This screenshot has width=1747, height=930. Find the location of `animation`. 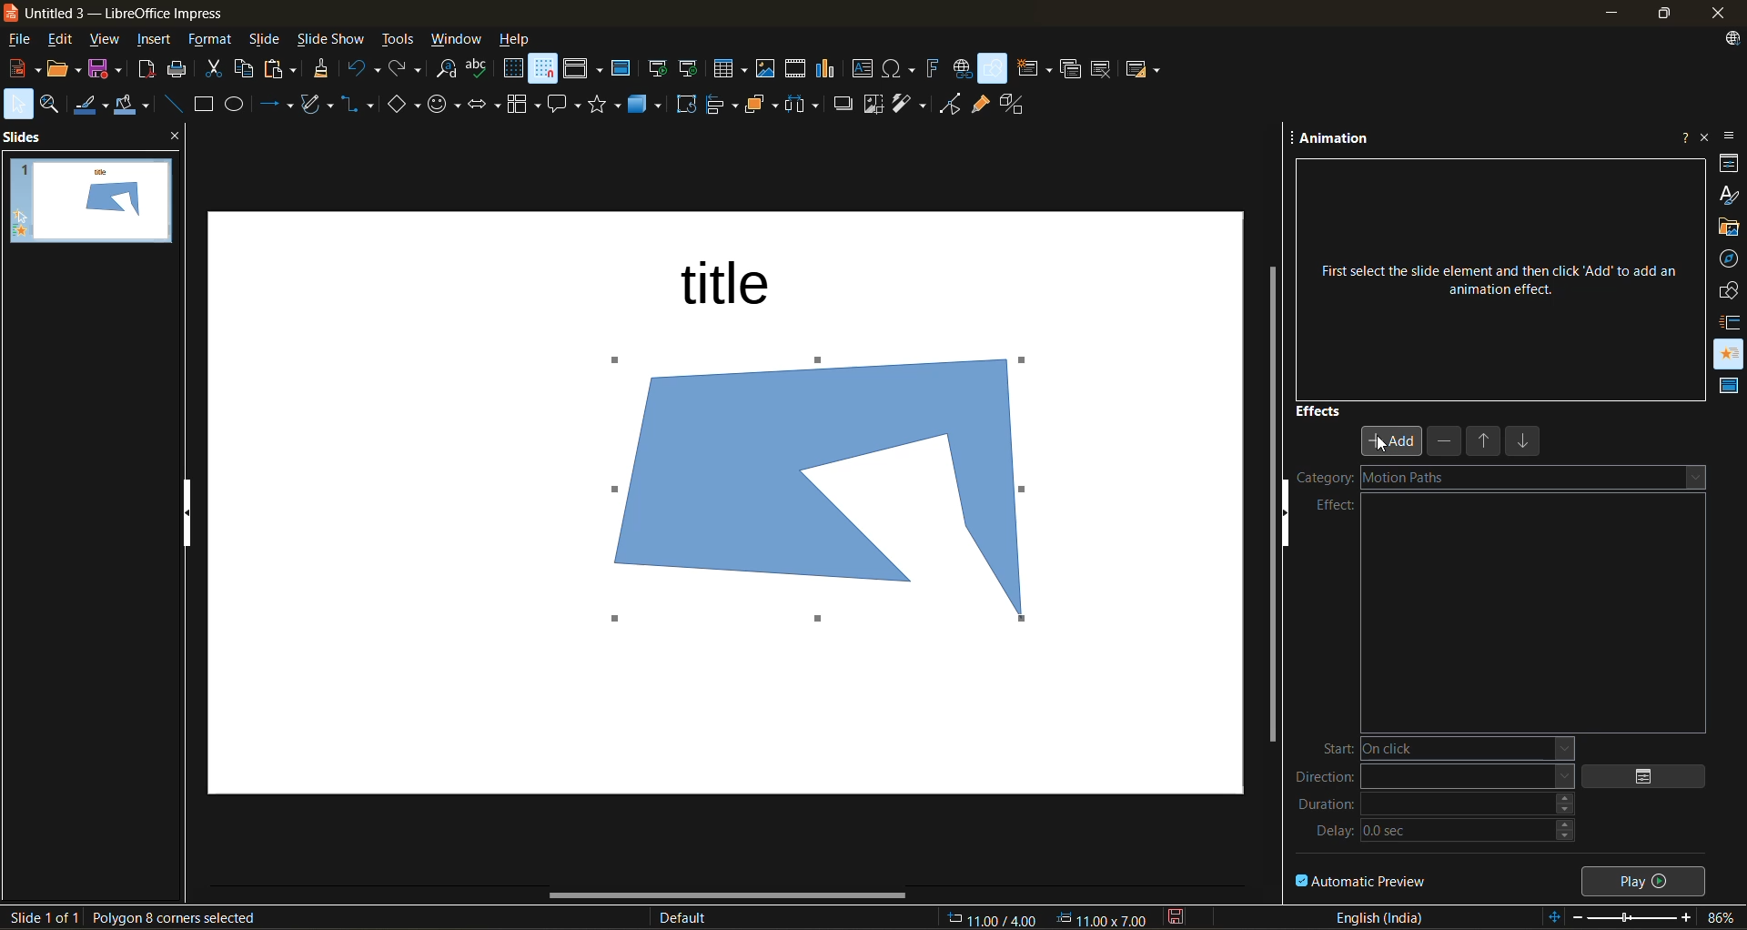

animation is located at coordinates (1335, 140).